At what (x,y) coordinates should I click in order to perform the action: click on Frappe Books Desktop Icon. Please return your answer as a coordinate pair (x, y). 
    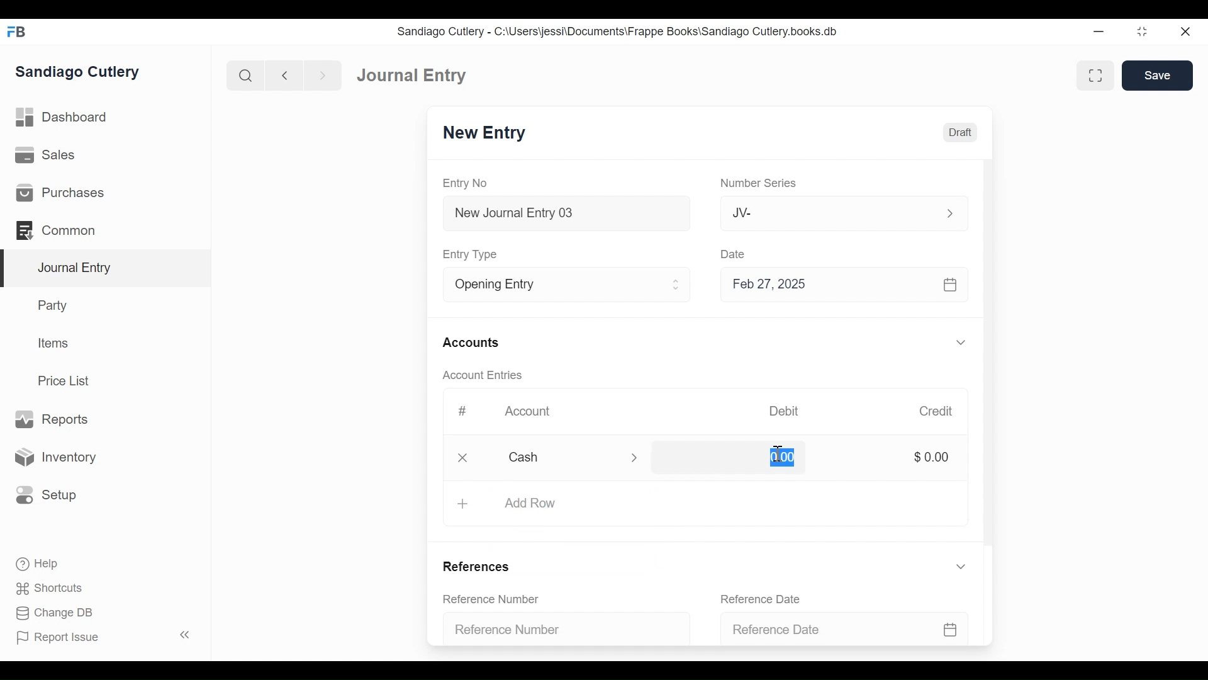
    Looking at the image, I should click on (16, 32).